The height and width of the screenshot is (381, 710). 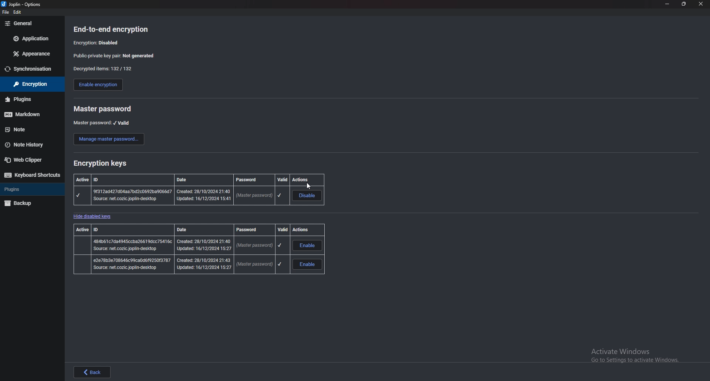 I want to click on disable, so click(x=308, y=195).